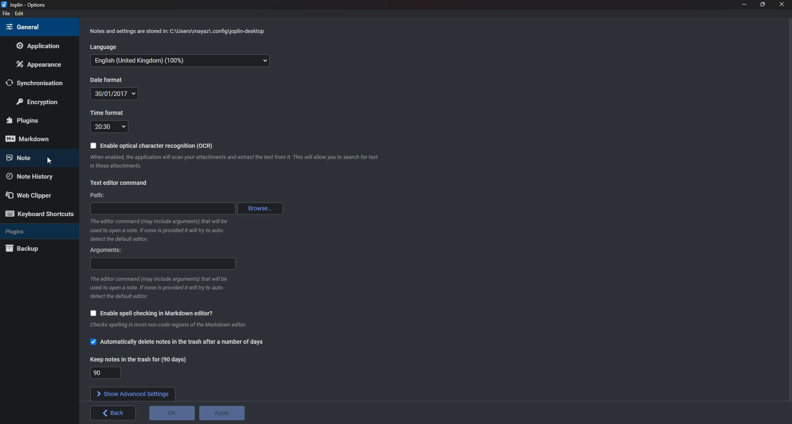 Image resolution: width=792 pixels, height=424 pixels. What do you see at coordinates (165, 325) in the screenshot?
I see `info` at bounding box center [165, 325].